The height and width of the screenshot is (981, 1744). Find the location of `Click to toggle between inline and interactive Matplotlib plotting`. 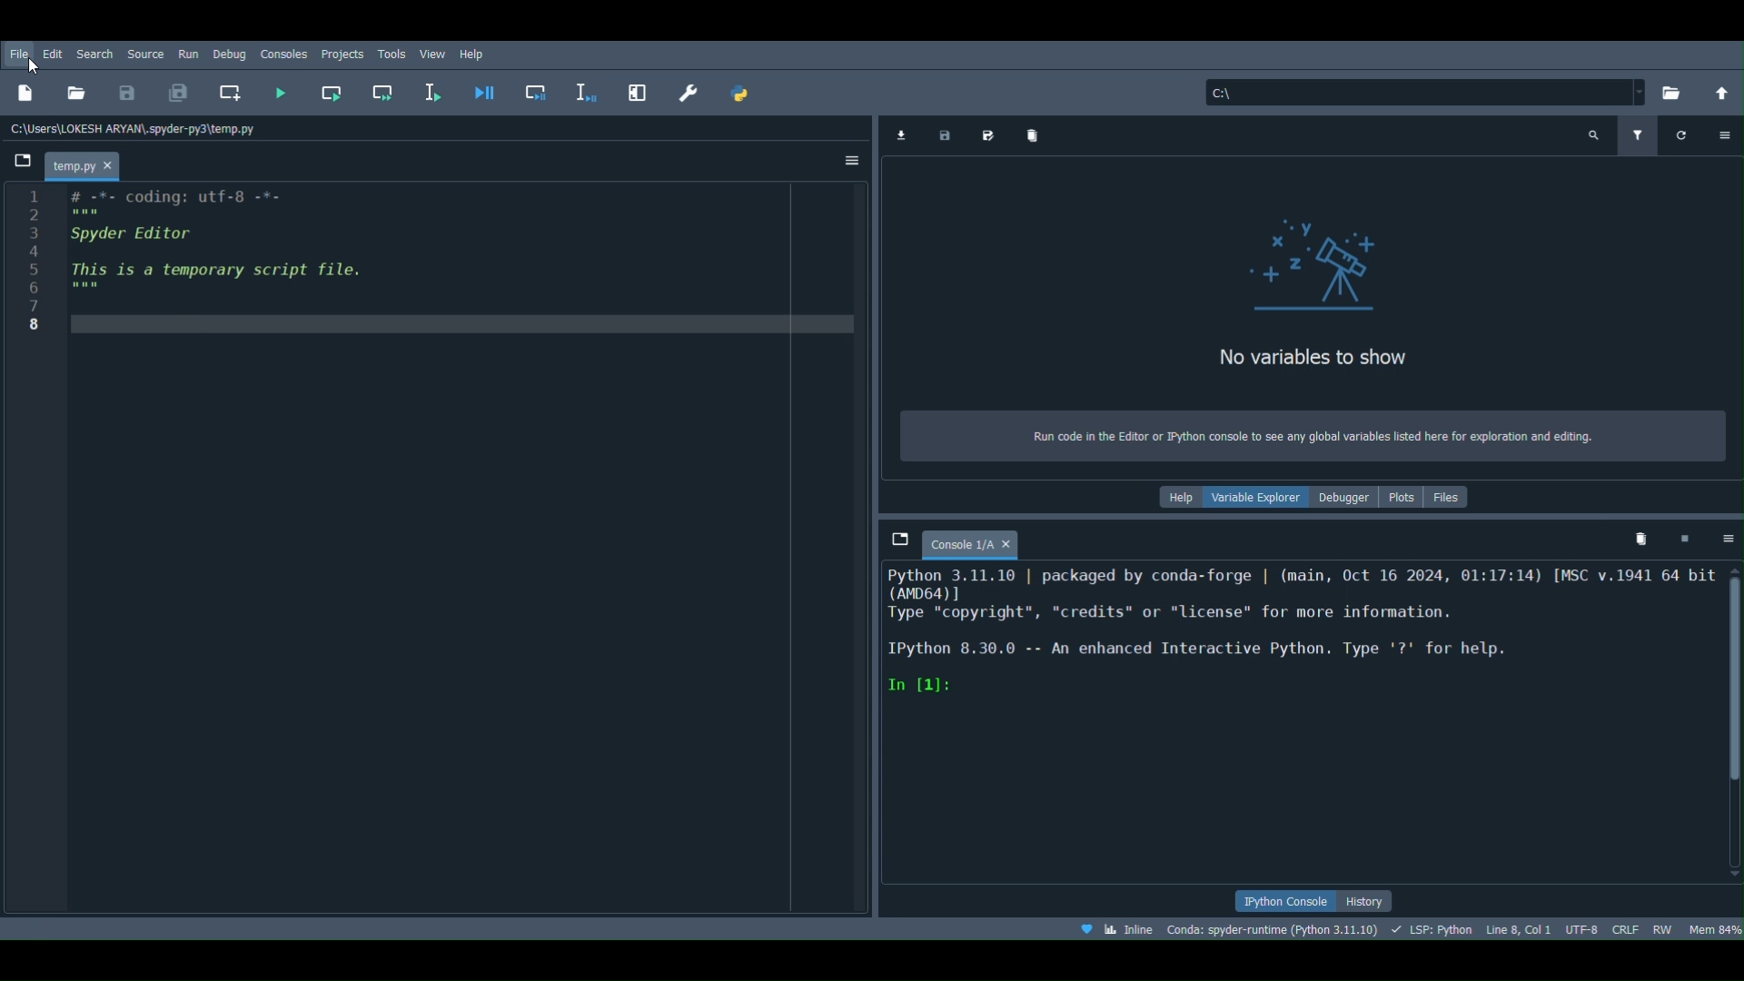

Click to toggle between inline and interactive Matplotlib plotting is located at coordinates (1119, 930).